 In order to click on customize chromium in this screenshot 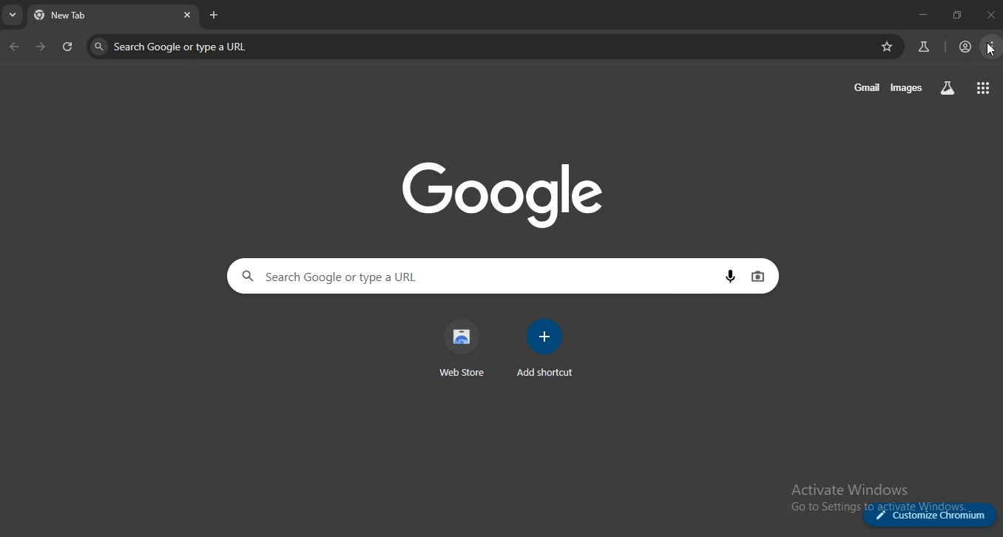, I will do `click(929, 513)`.